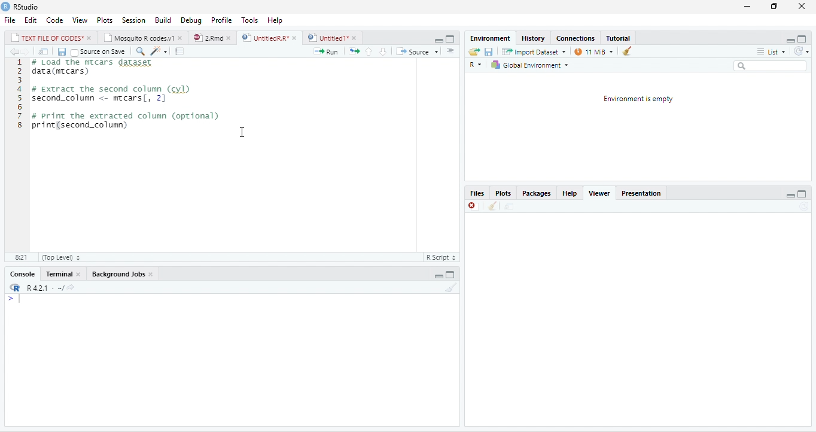 The height and width of the screenshot is (432, 816). I want to click on Debug, so click(190, 19).